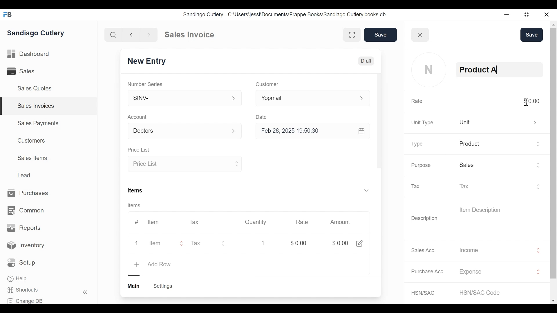  What do you see at coordinates (419, 186) in the screenshot?
I see `Tax` at bounding box center [419, 186].